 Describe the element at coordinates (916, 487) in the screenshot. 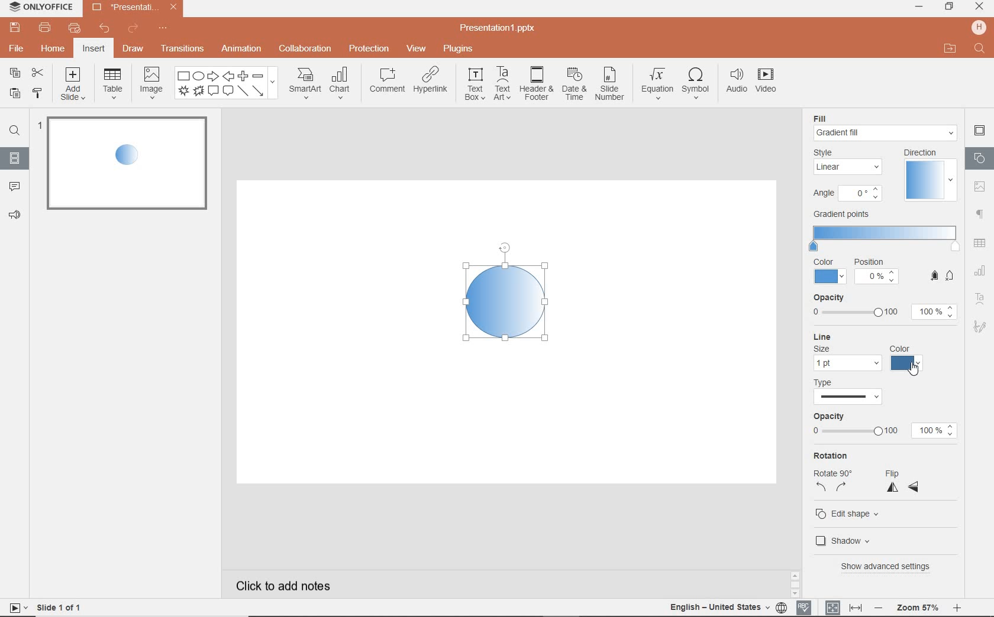

I see `horizontal` at that location.